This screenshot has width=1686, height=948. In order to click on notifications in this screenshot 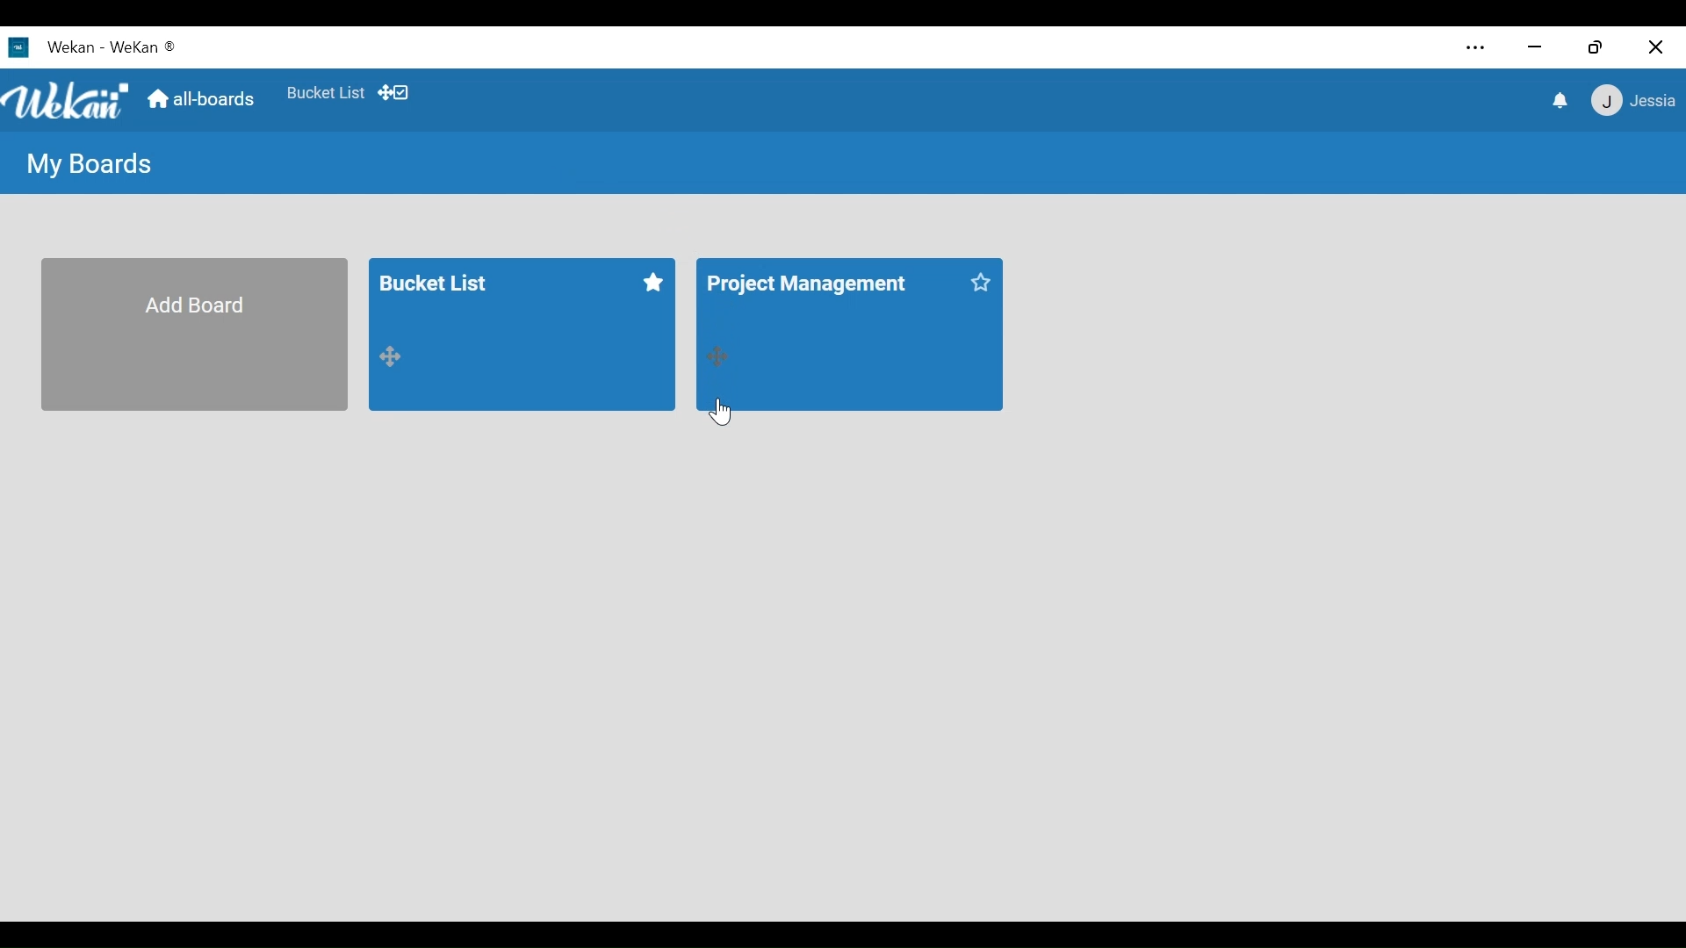, I will do `click(1560, 100)`.